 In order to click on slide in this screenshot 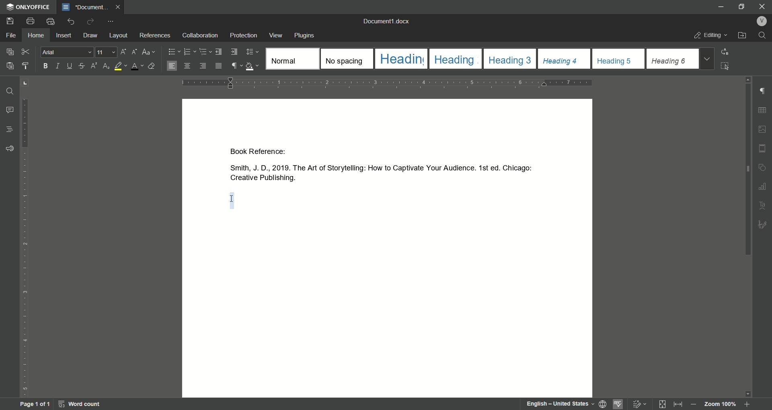, I will do `click(762, 148)`.